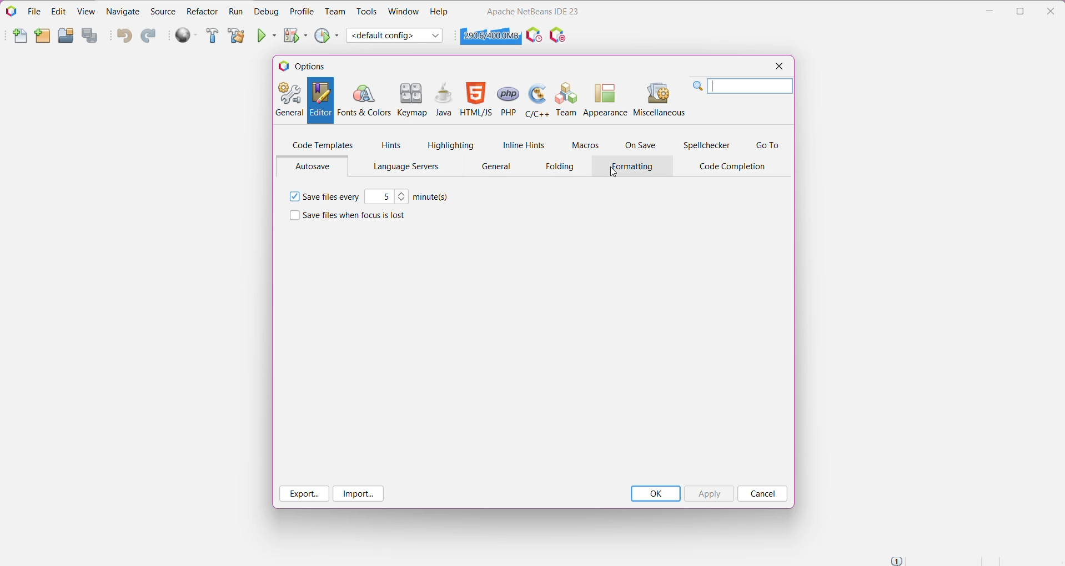 The width and height of the screenshot is (1065, 566). Describe the element at coordinates (660, 98) in the screenshot. I see `Miscellaneous` at that location.